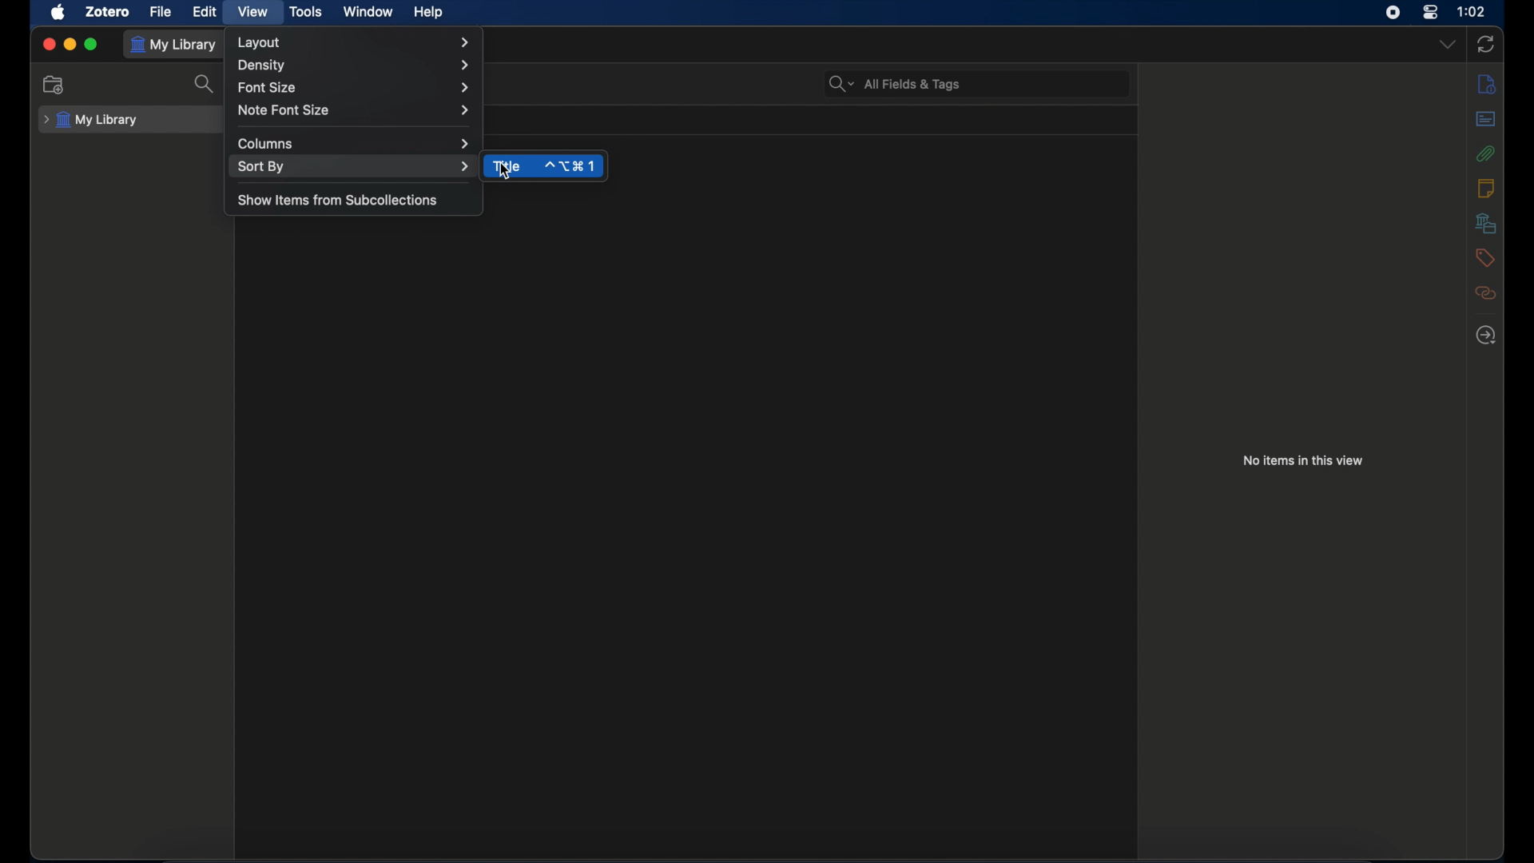  I want to click on libraries, so click(1486, 223).